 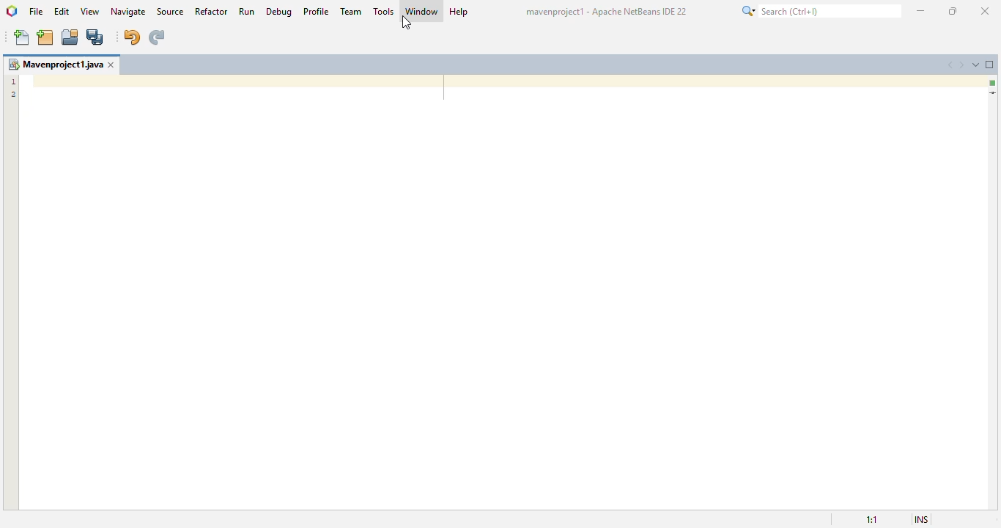 What do you see at coordinates (351, 11) in the screenshot?
I see `team` at bounding box center [351, 11].